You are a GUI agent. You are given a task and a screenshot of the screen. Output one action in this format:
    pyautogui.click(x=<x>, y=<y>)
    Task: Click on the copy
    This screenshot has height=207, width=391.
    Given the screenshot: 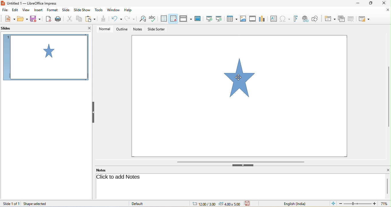 What is the action you would take?
    pyautogui.click(x=80, y=19)
    